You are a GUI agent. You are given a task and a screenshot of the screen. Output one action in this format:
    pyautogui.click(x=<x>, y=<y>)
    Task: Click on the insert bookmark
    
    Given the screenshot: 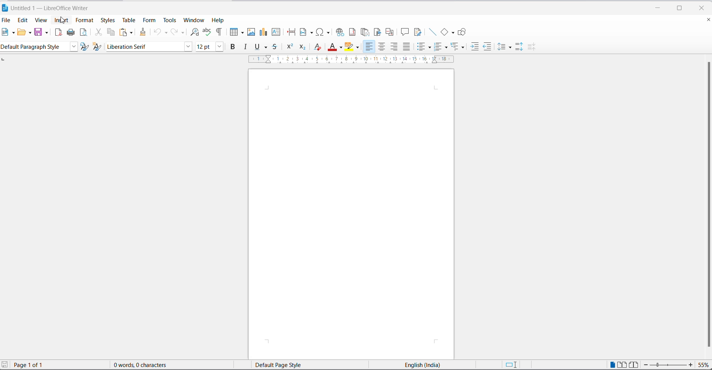 What is the action you would take?
    pyautogui.click(x=377, y=33)
    